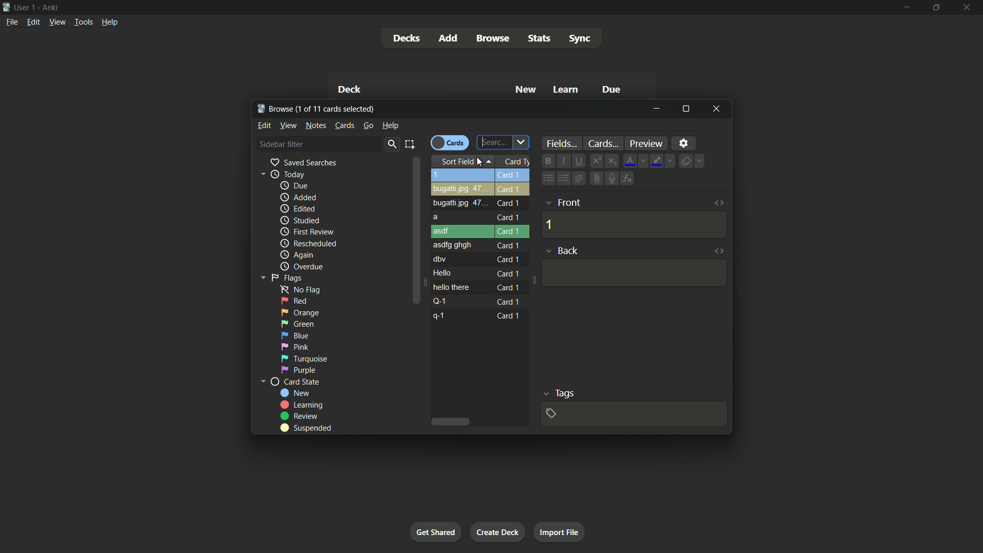 The image size is (983, 553). What do you see at coordinates (440, 316) in the screenshot?
I see `q-1` at bounding box center [440, 316].